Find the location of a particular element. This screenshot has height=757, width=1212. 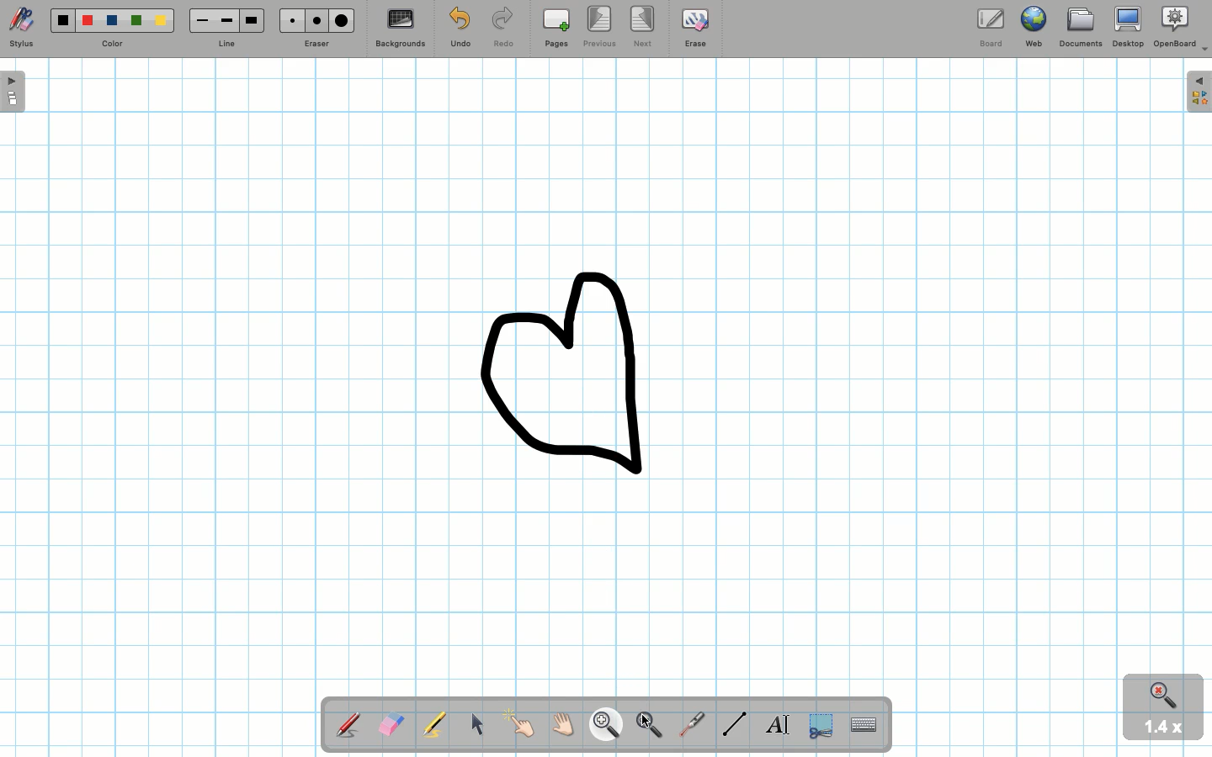

Eraser is located at coordinates (317, 27).